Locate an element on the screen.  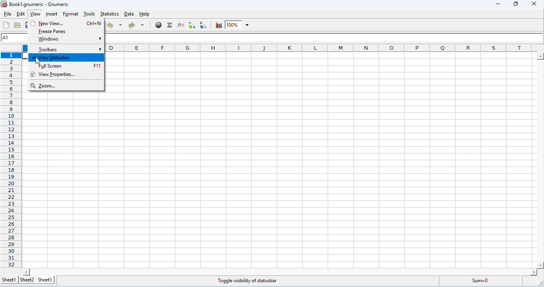
space for horizontal scroll bar is located at coordinates (281, 272).